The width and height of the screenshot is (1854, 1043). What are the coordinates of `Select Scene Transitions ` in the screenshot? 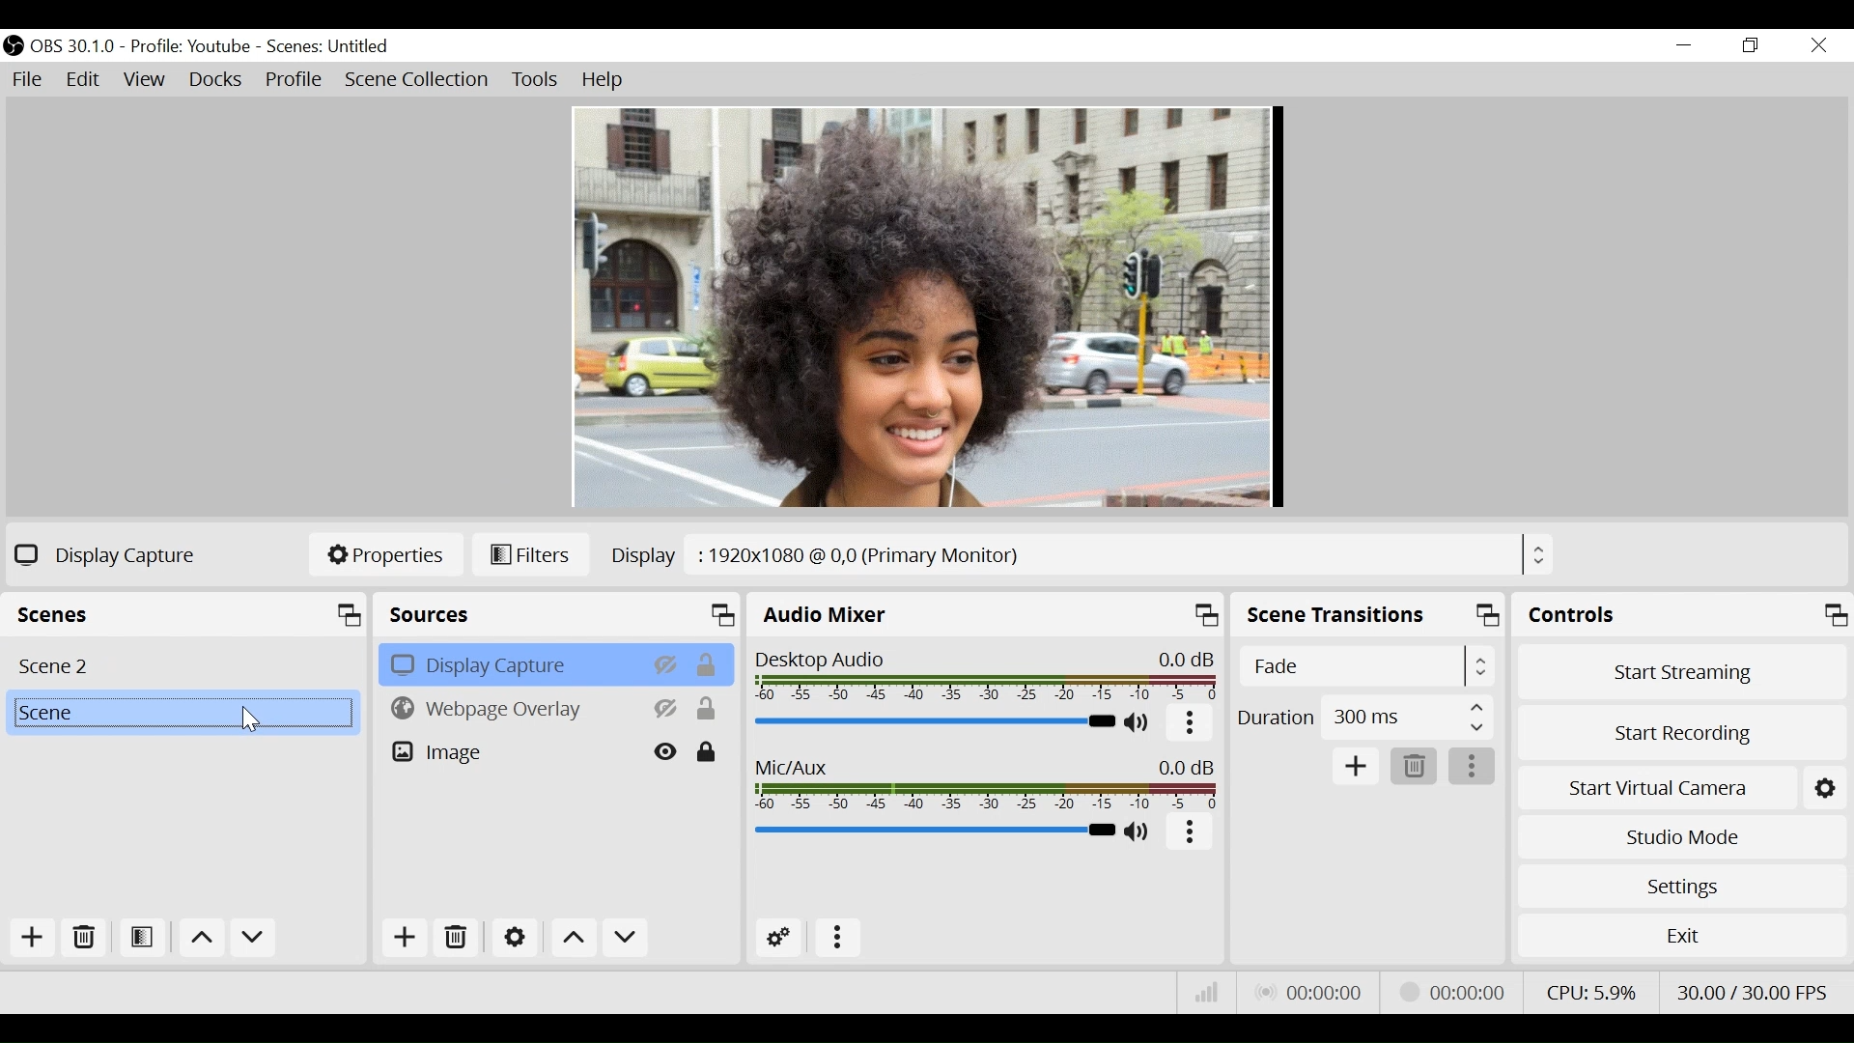 It's located at (1364, 665).